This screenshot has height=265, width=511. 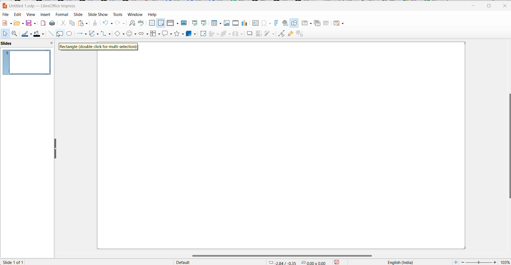 What do you see at coordinates (132, 34) in the screenshot?
I see `symbol` at bounding box center [132, 34].